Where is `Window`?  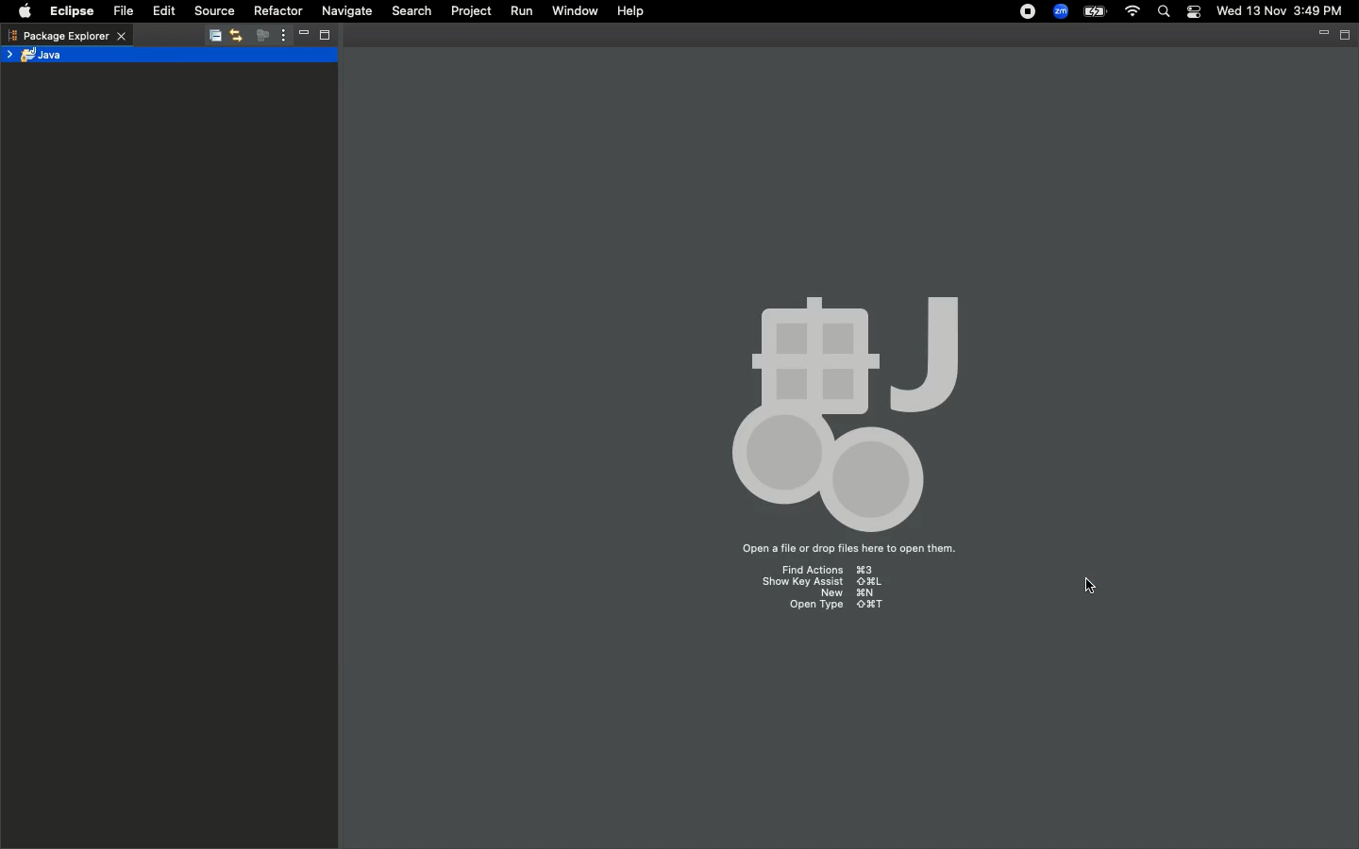
Window is located at coordinates (574, 11).